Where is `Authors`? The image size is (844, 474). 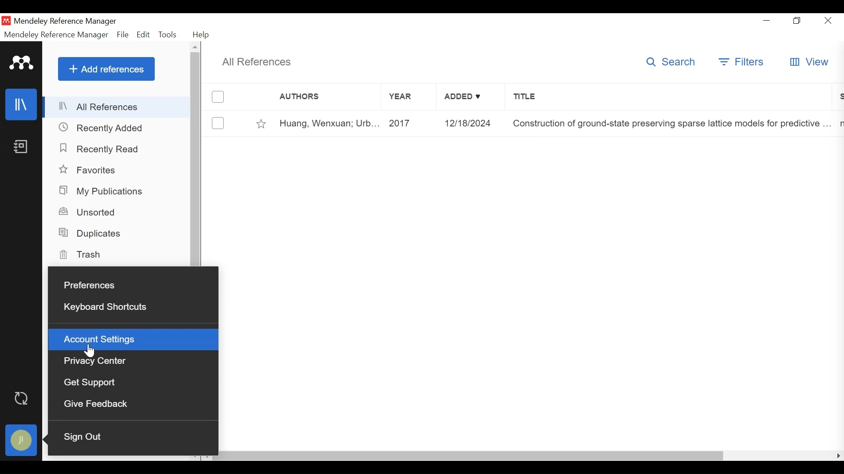 Authors is located at coordinates (323, 99).